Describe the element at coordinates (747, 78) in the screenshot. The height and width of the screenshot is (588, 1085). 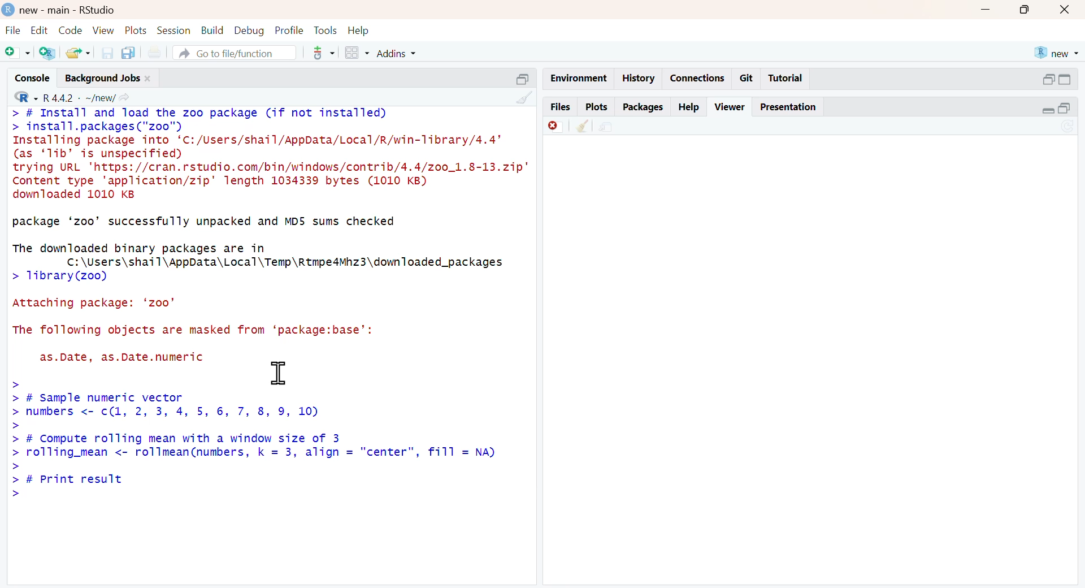
I see `git` at that location.